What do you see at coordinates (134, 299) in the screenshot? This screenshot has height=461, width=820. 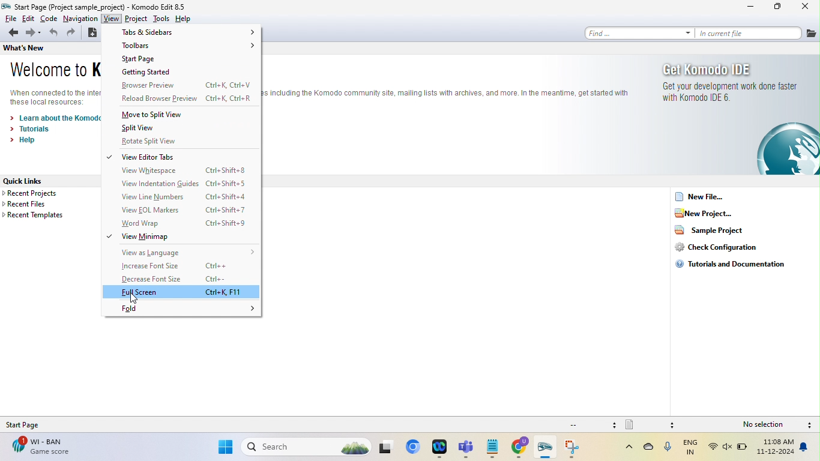 I see `cursor movement` at bounding box center [134, 299].